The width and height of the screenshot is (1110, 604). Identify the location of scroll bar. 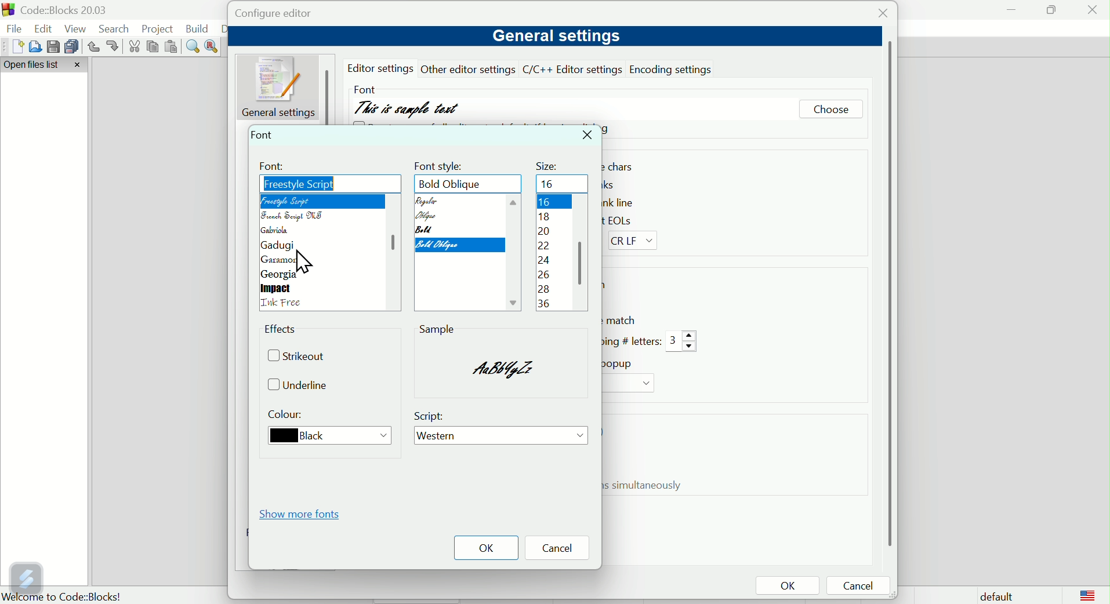
(392, 244).